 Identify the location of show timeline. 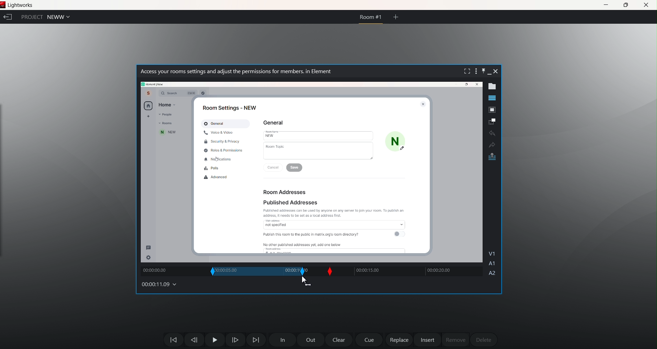
(491, 98).